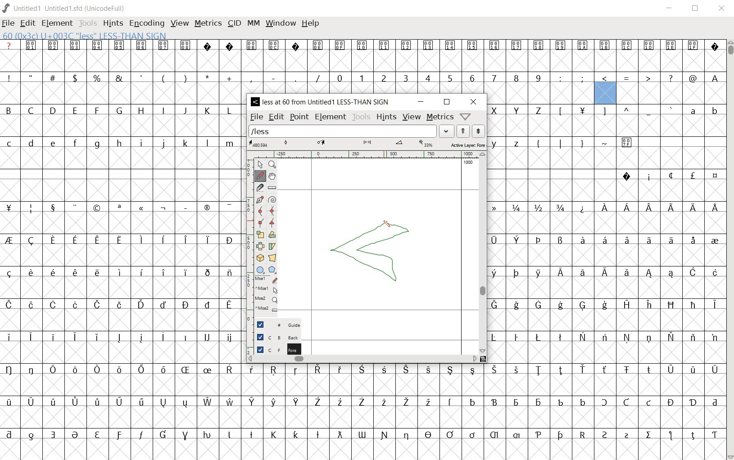 The image size is (734, 460). I want to click on , so click(360, 370).